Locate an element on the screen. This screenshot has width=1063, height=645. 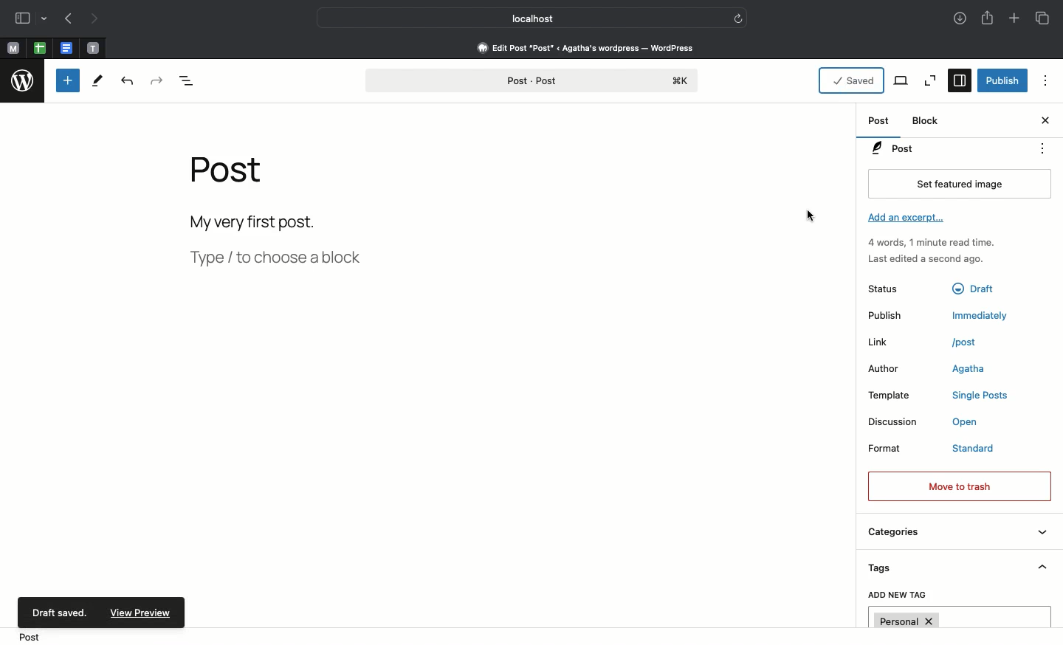
Post is located at coordinates (880, 123).